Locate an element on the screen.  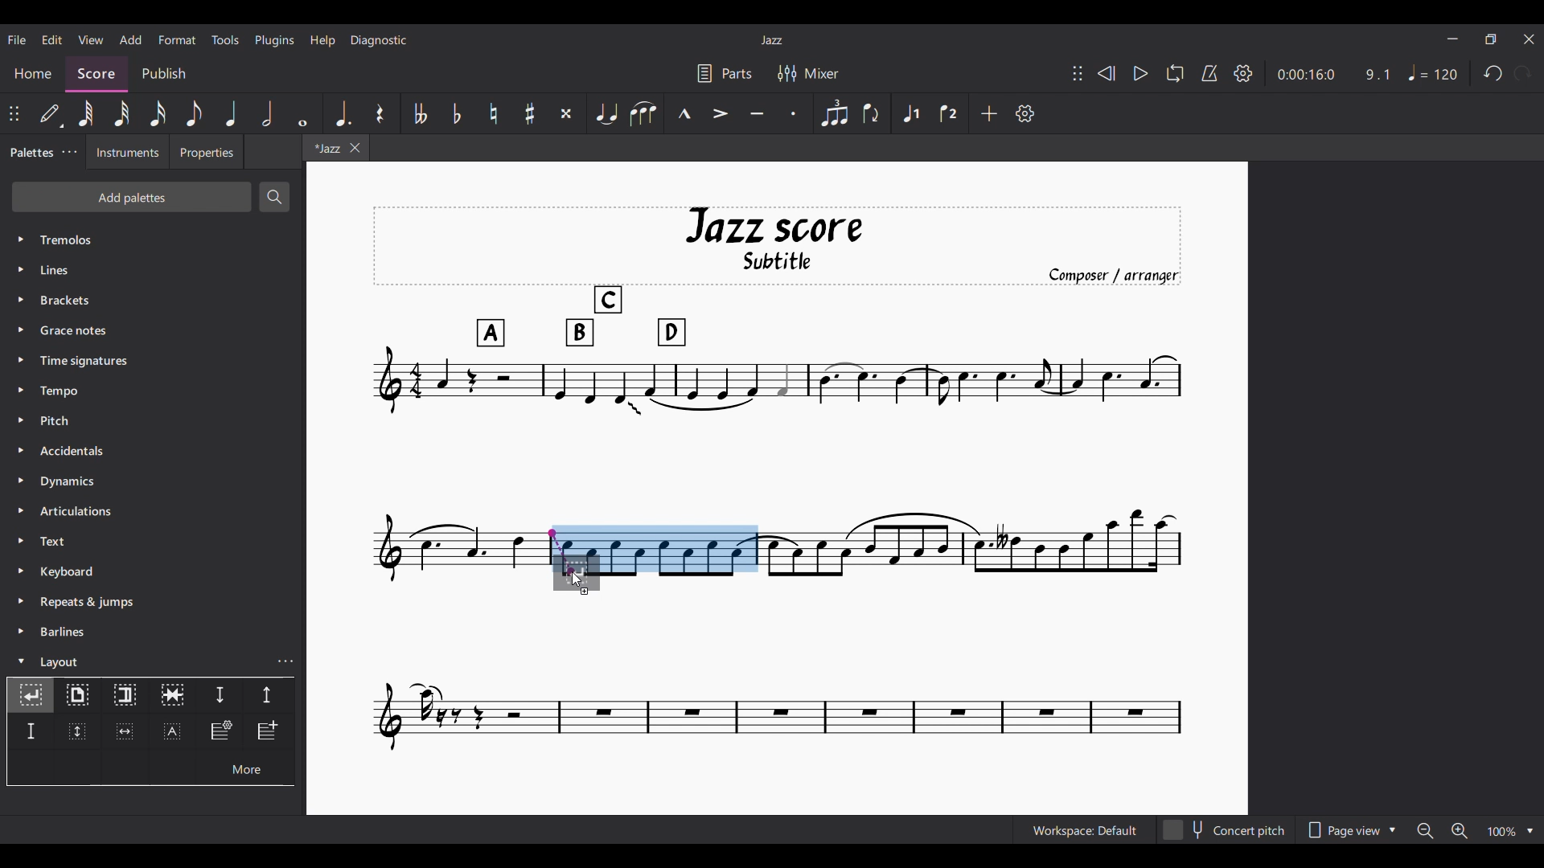
Barlines is located at coordinates (153, 632).